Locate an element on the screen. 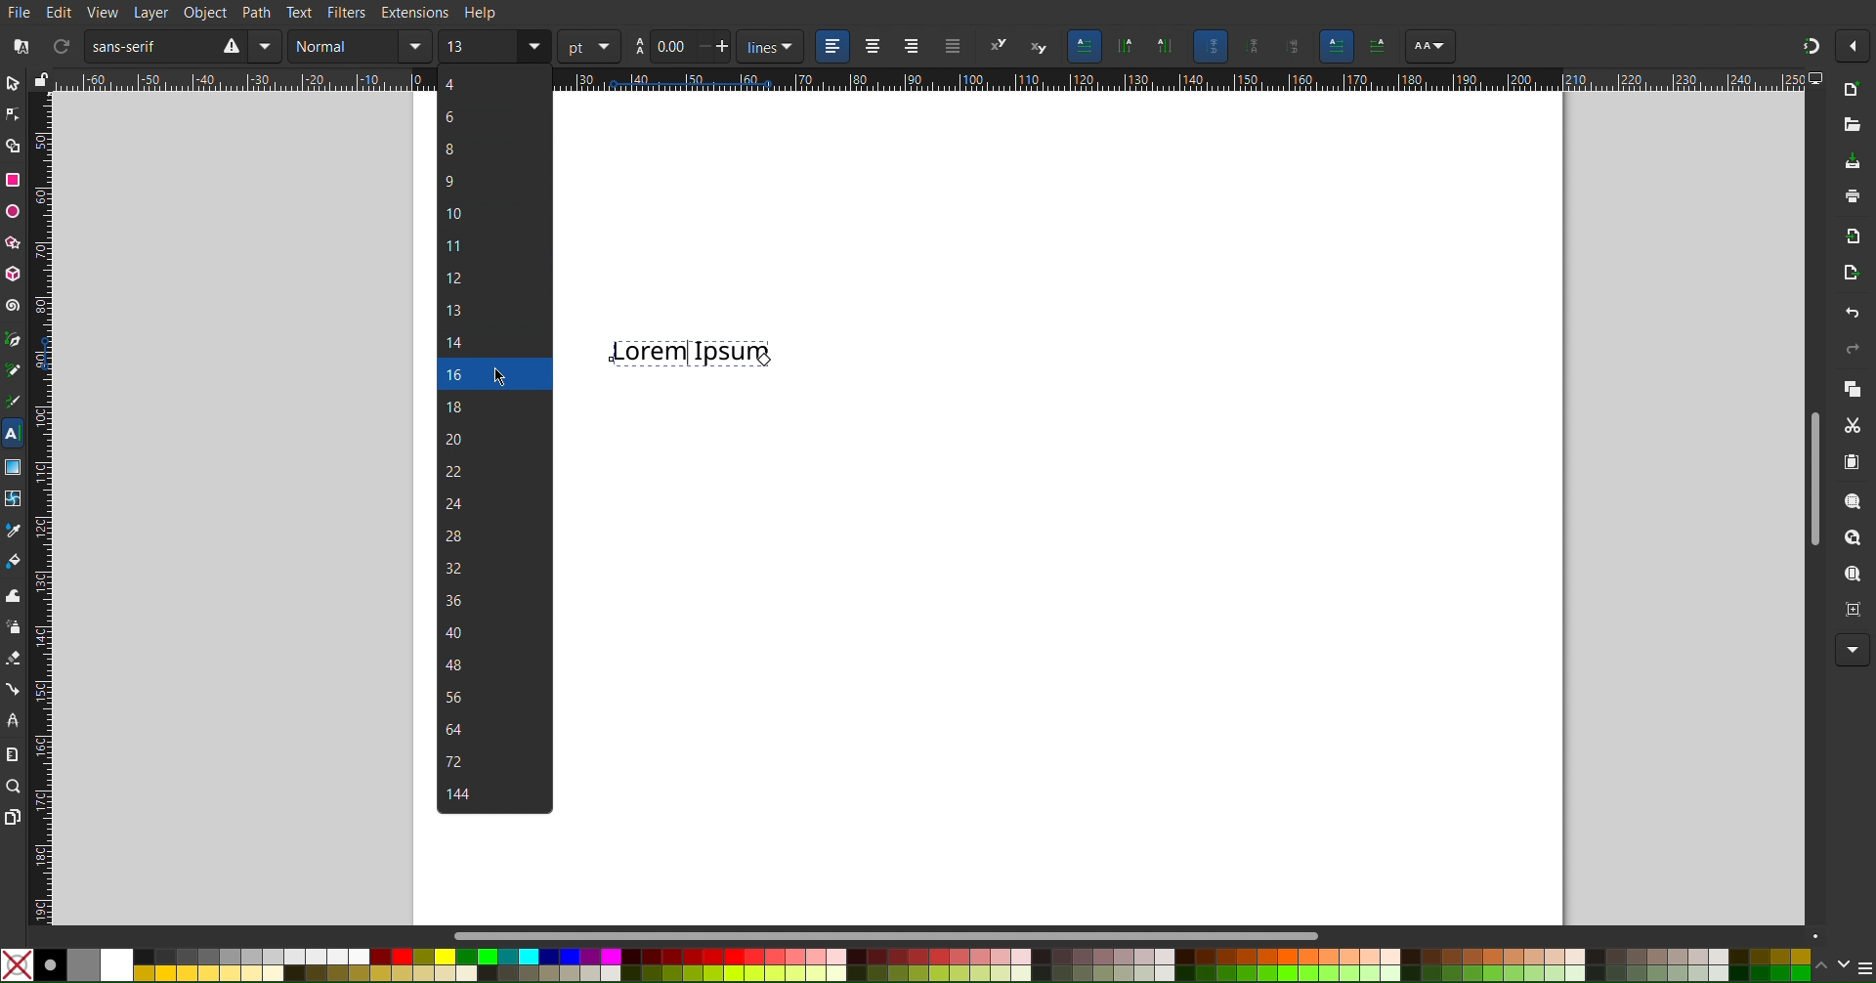 This screenshot has height=983, width=1876. lines is located at coordinates (768, 47).